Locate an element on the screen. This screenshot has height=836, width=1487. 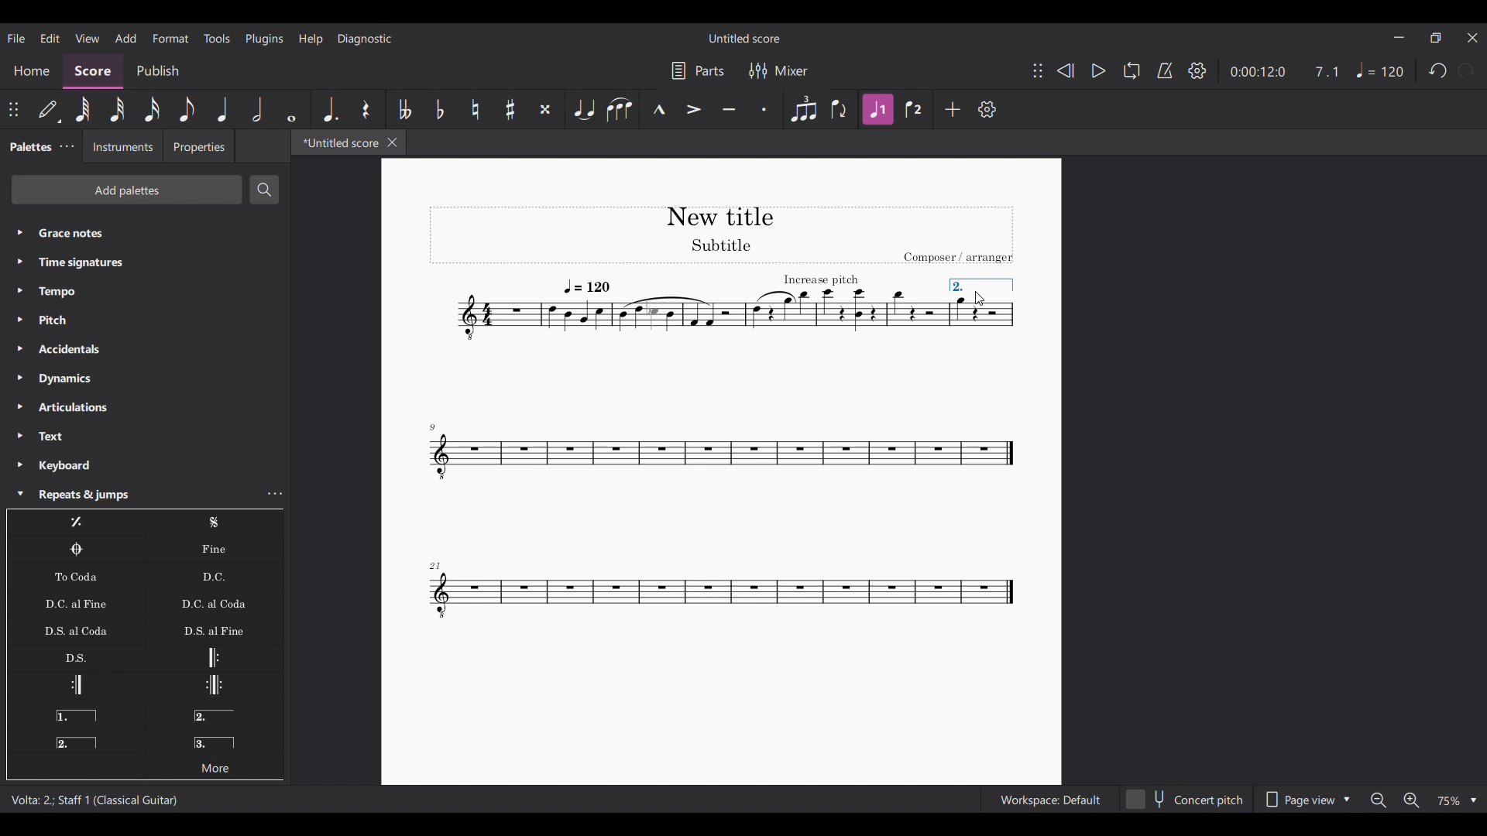
Fine is located at coordinates (214, 550).